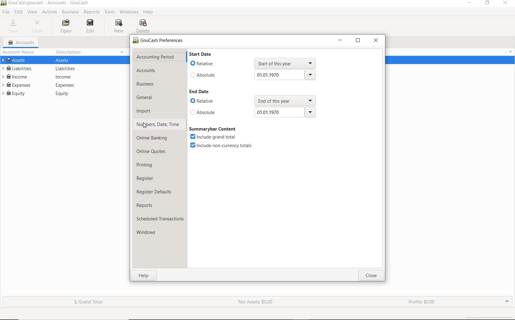  Describe the element at coordinates (151, 152) in the screenshot. I see `online quotes` at that location.